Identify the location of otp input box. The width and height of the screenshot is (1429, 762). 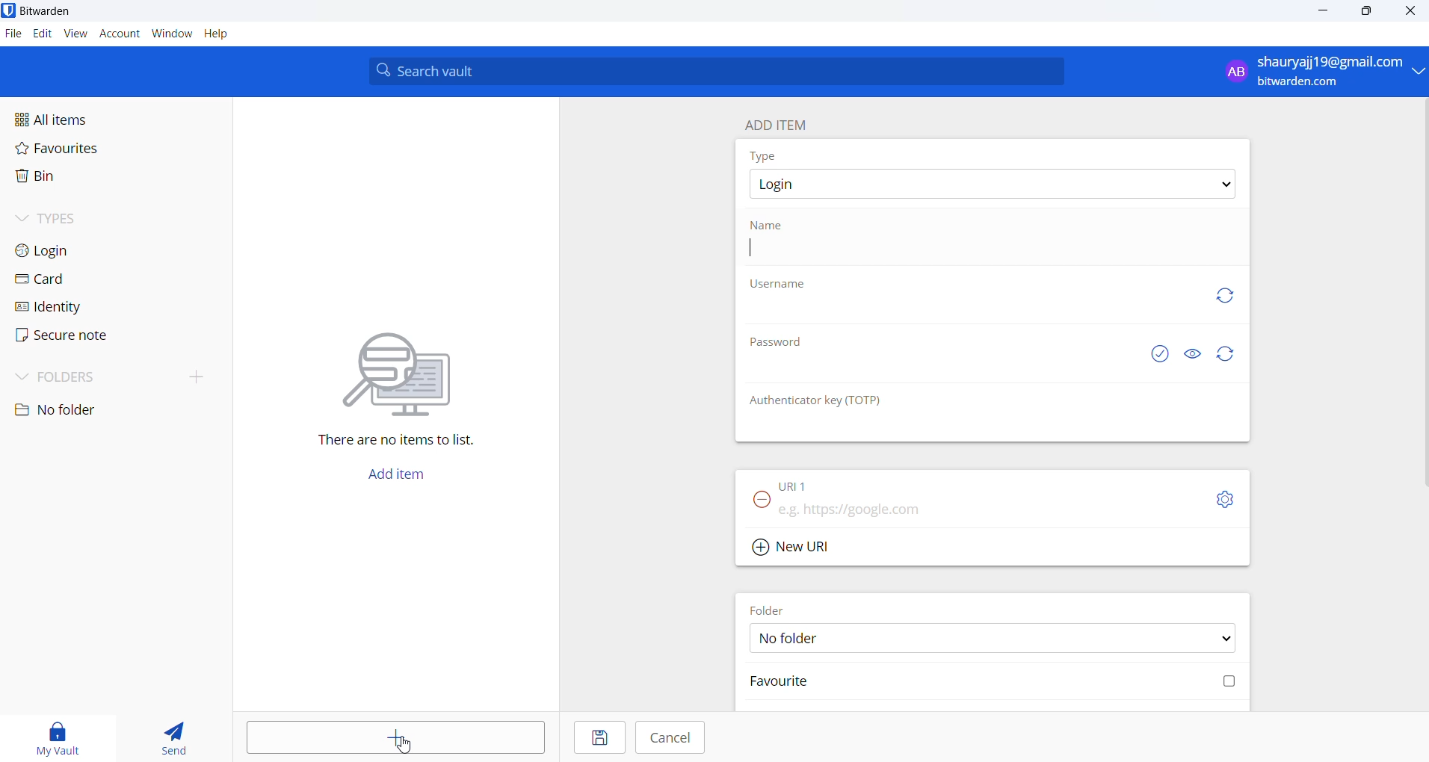
(987, 427).